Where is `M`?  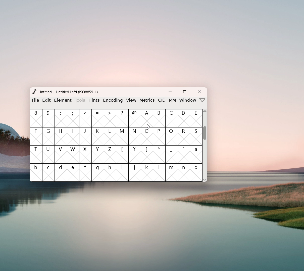 M is located at coordinates (123, 137).